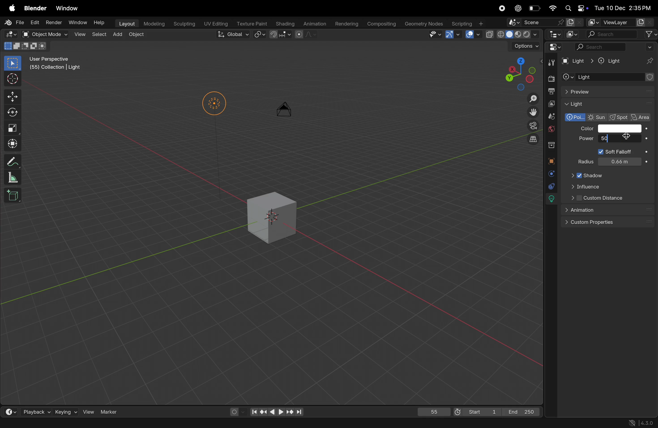 This screenshot has width=658, height=428. Describe the element at coordinates (607, 222) in the screenshot. I see `custom properties` at that location.